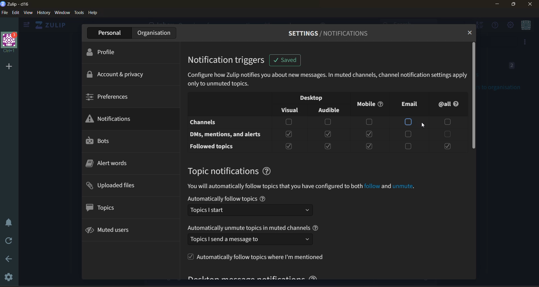  Describe the element at coordinates (222, 199) in the screenshot. I see `text` at that location.